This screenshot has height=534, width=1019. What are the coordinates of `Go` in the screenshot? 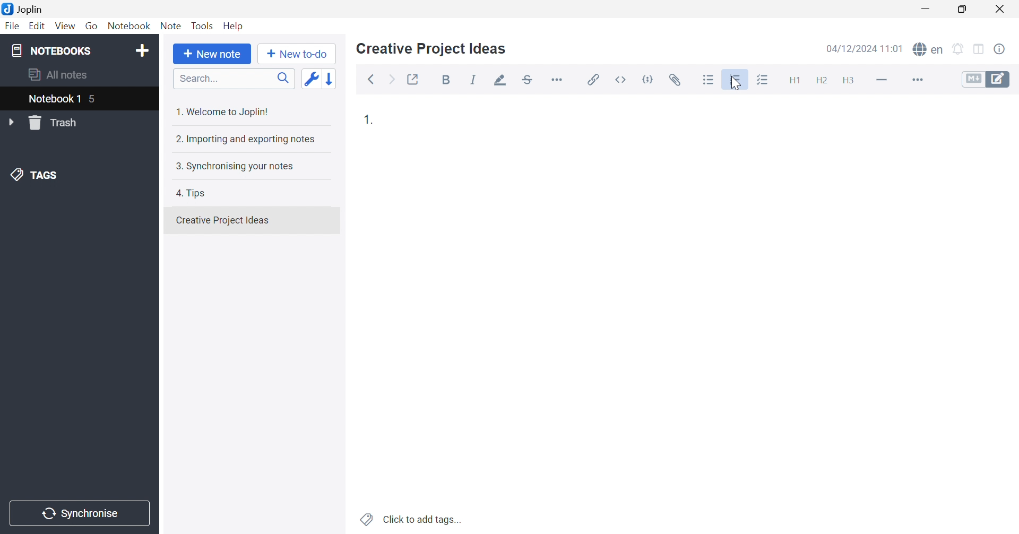 It's located at (93, 25).